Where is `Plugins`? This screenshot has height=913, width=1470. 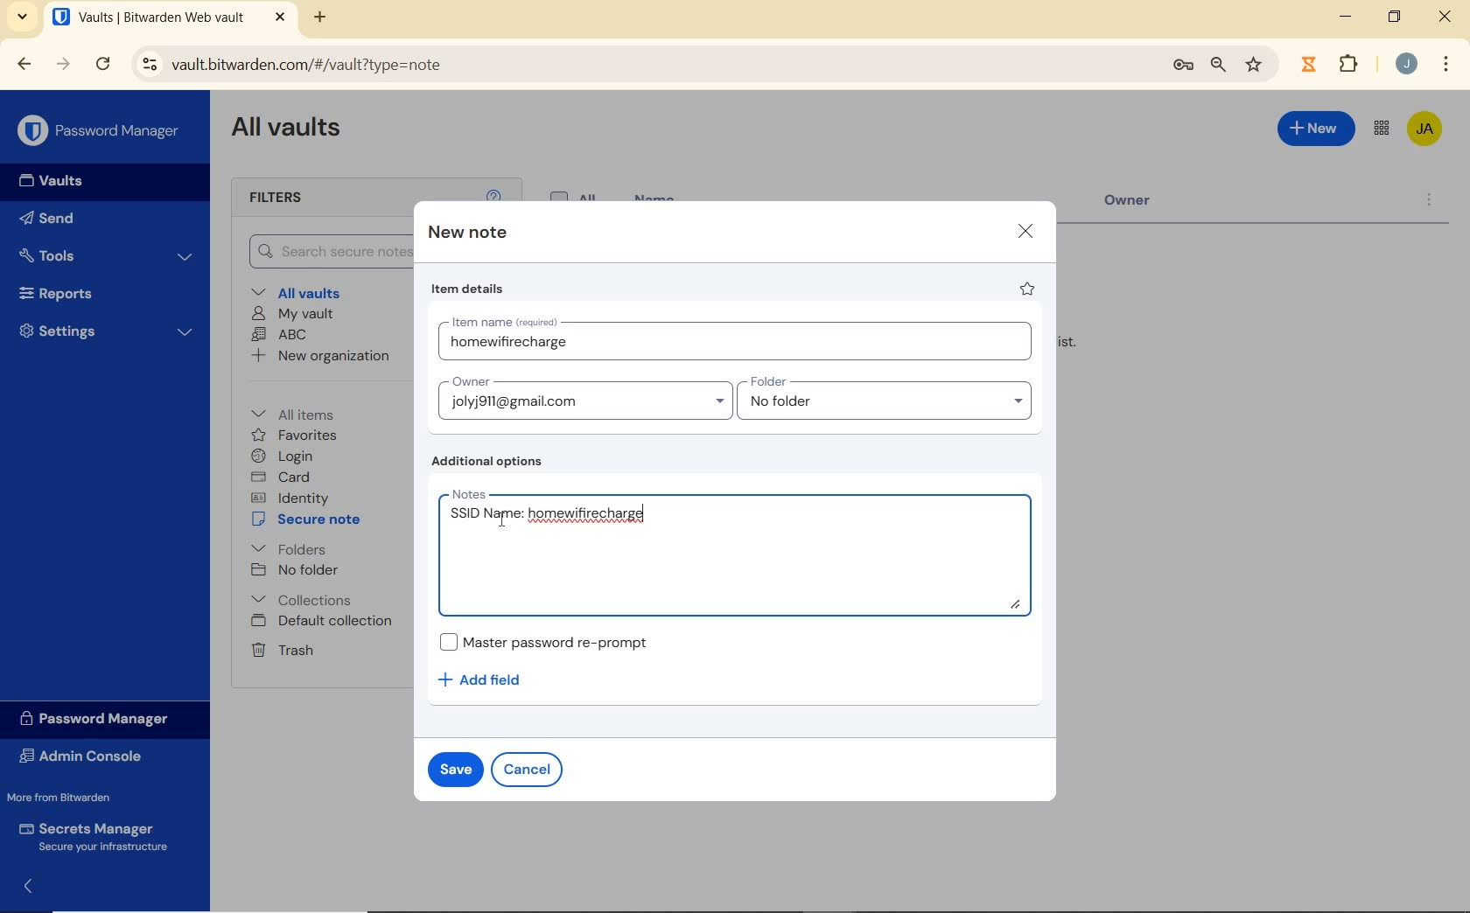
Plugins is located at coordinates (1352, 62).